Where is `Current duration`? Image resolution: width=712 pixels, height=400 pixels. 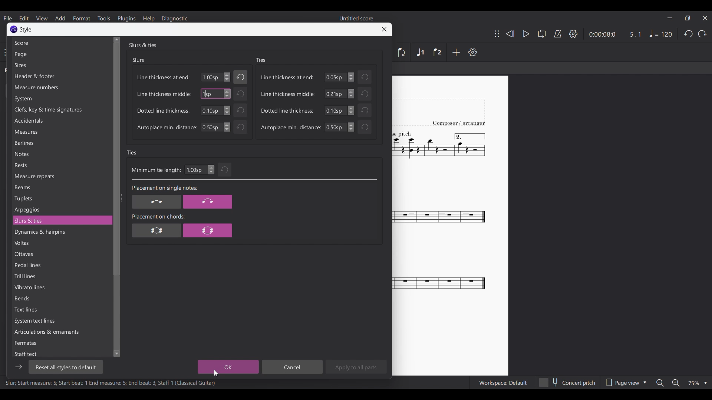
Current duration is located at coordinates (601, 34).